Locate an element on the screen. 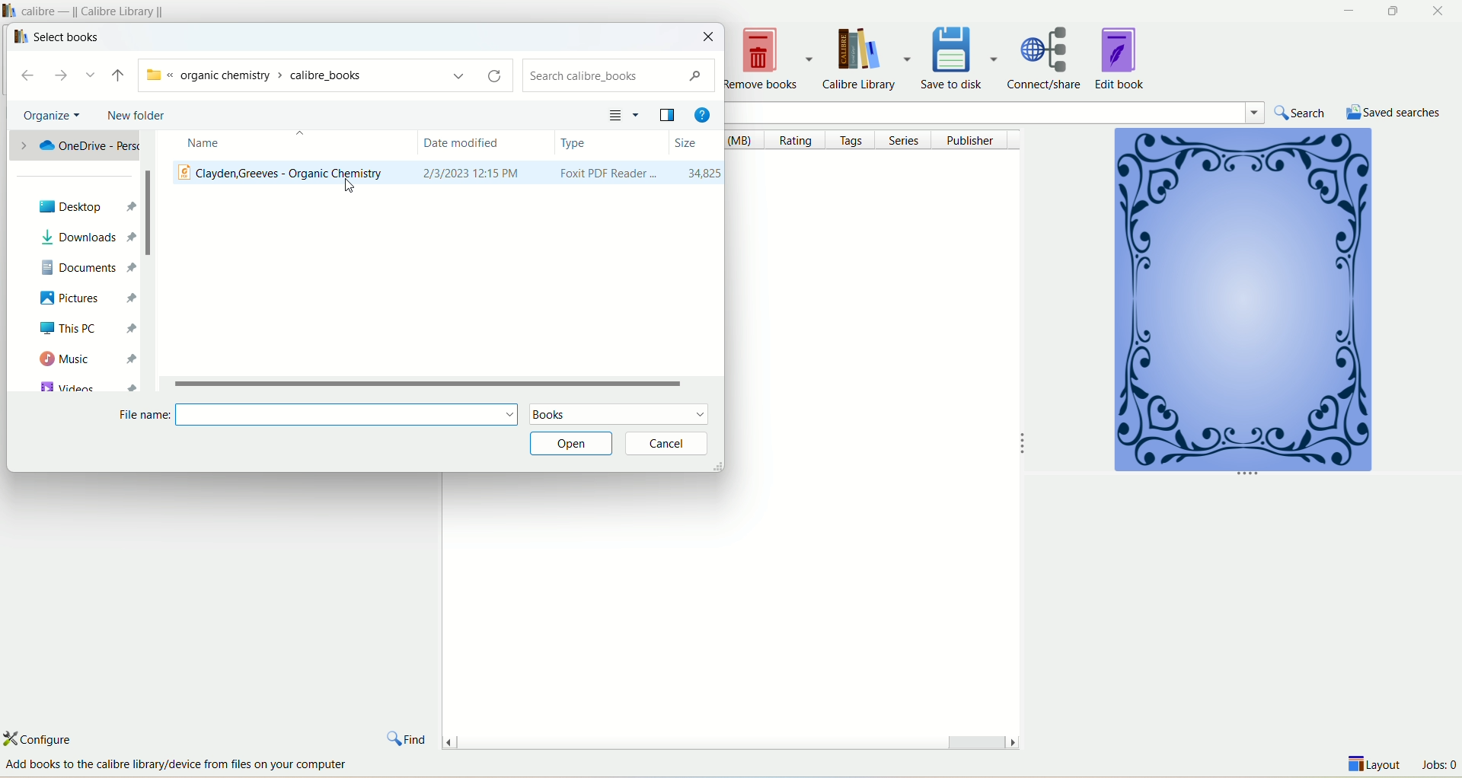 The height and width of the screenshot is (778, 1462). books is located at coordinates (618, 415).